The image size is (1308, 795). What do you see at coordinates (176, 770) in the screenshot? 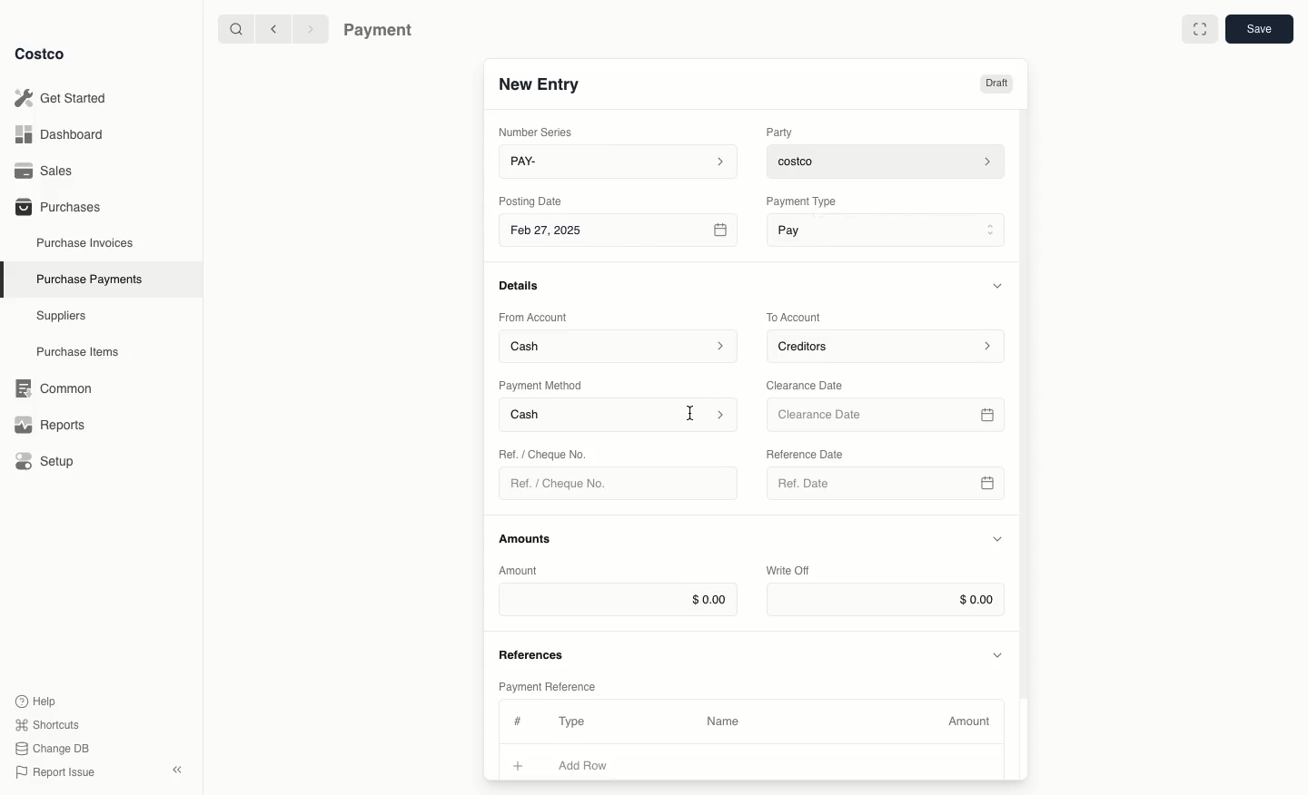
I see `collapse` at bounding box center [176, 770].